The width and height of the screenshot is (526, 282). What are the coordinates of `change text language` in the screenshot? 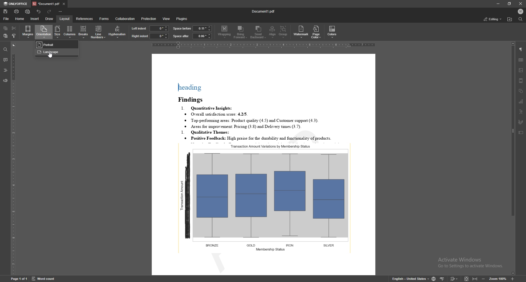 It's located at (411, 278).